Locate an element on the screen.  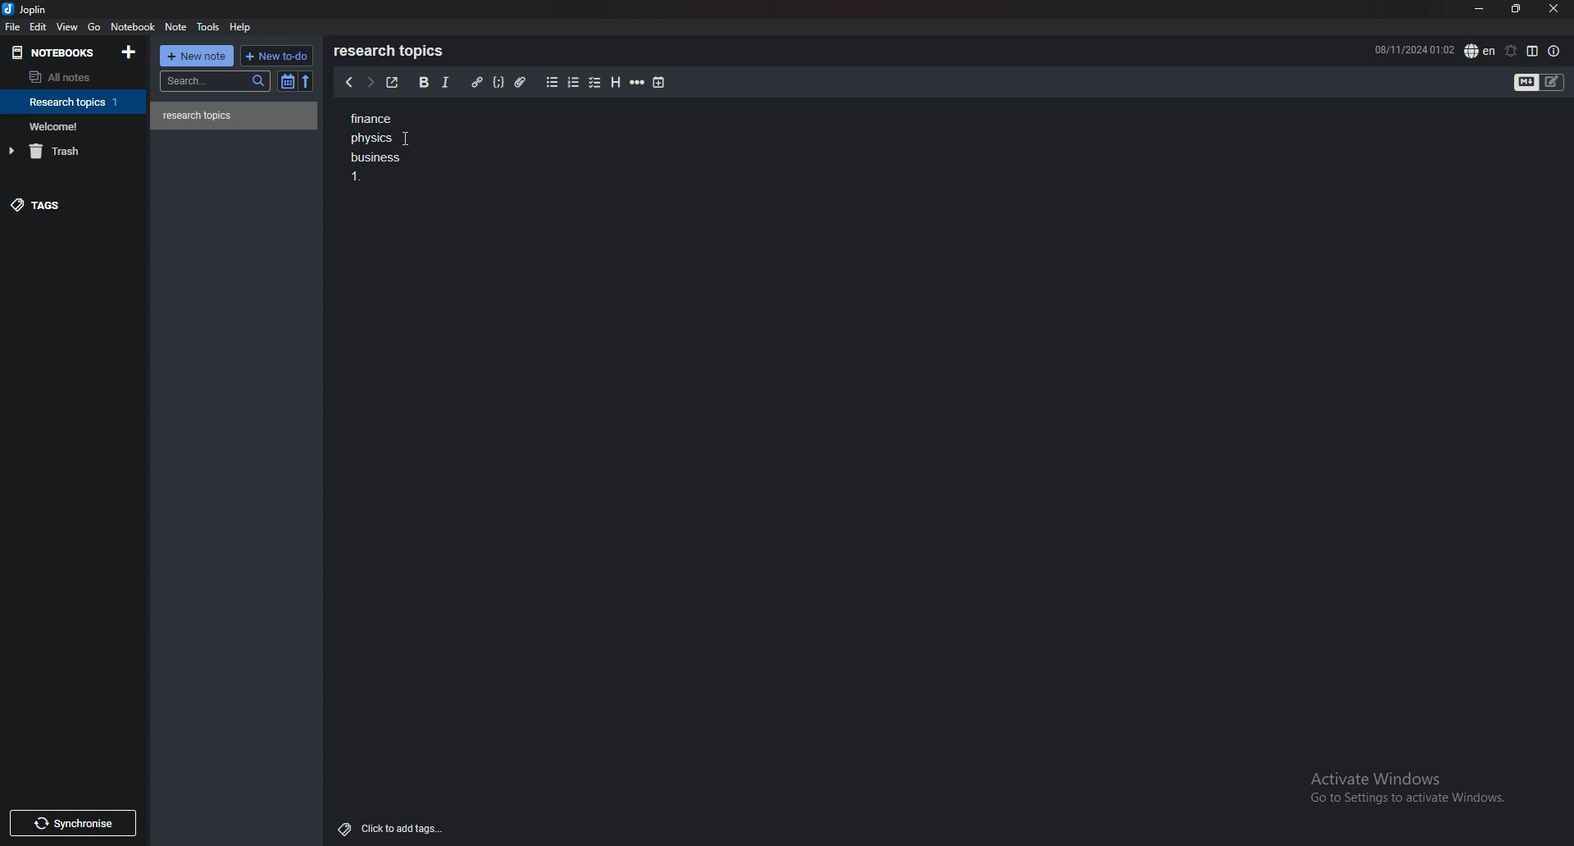
Synchronise is located at coordinates (76, 822).